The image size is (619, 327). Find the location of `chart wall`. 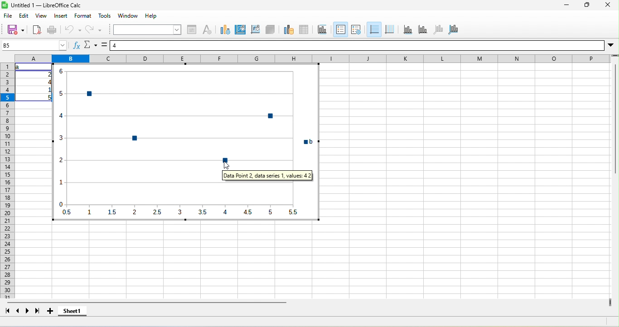

chart wall is located at coordinates (256, 30).